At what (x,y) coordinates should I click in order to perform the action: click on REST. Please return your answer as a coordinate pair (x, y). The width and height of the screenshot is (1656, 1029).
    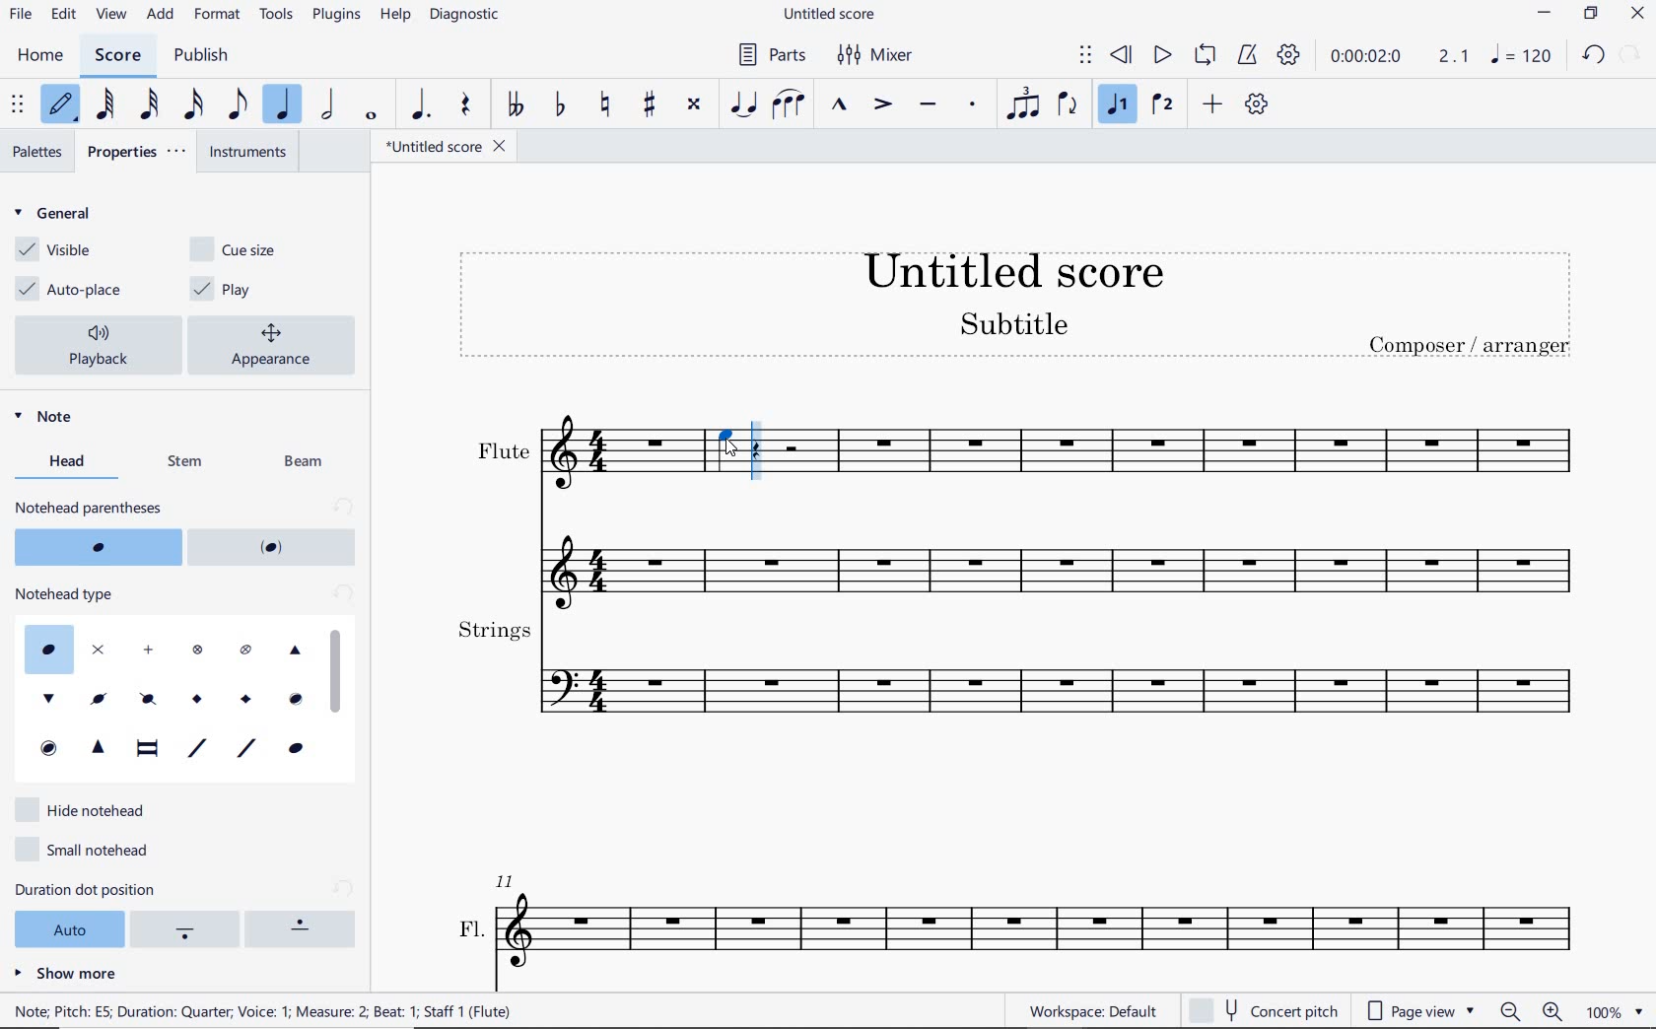
    Looking at the image, I should click on (463, 106).